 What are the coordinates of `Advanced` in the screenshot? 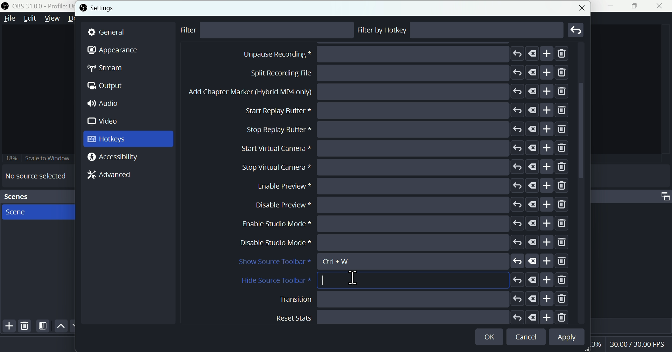 It's located at (106, 176).